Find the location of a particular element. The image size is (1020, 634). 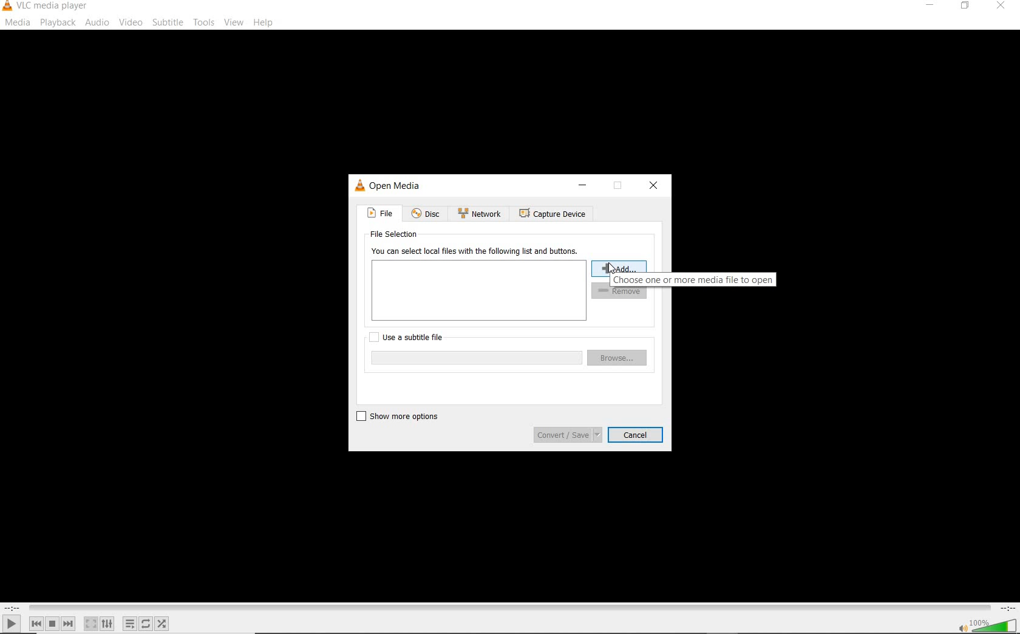

disc is located at coordinates (426, 214).